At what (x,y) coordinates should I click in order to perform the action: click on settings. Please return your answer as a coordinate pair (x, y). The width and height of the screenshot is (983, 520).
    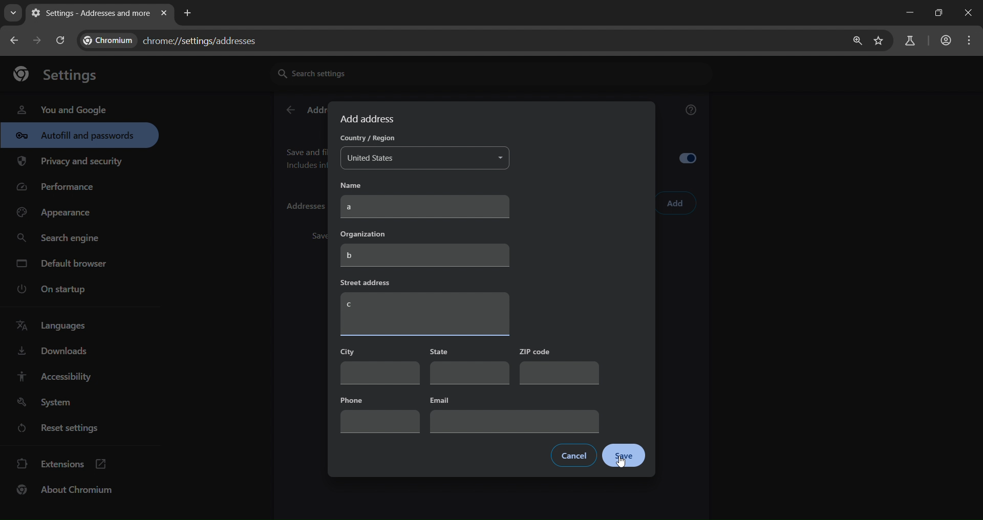
    Looking at the image, I should click on (61, 73).